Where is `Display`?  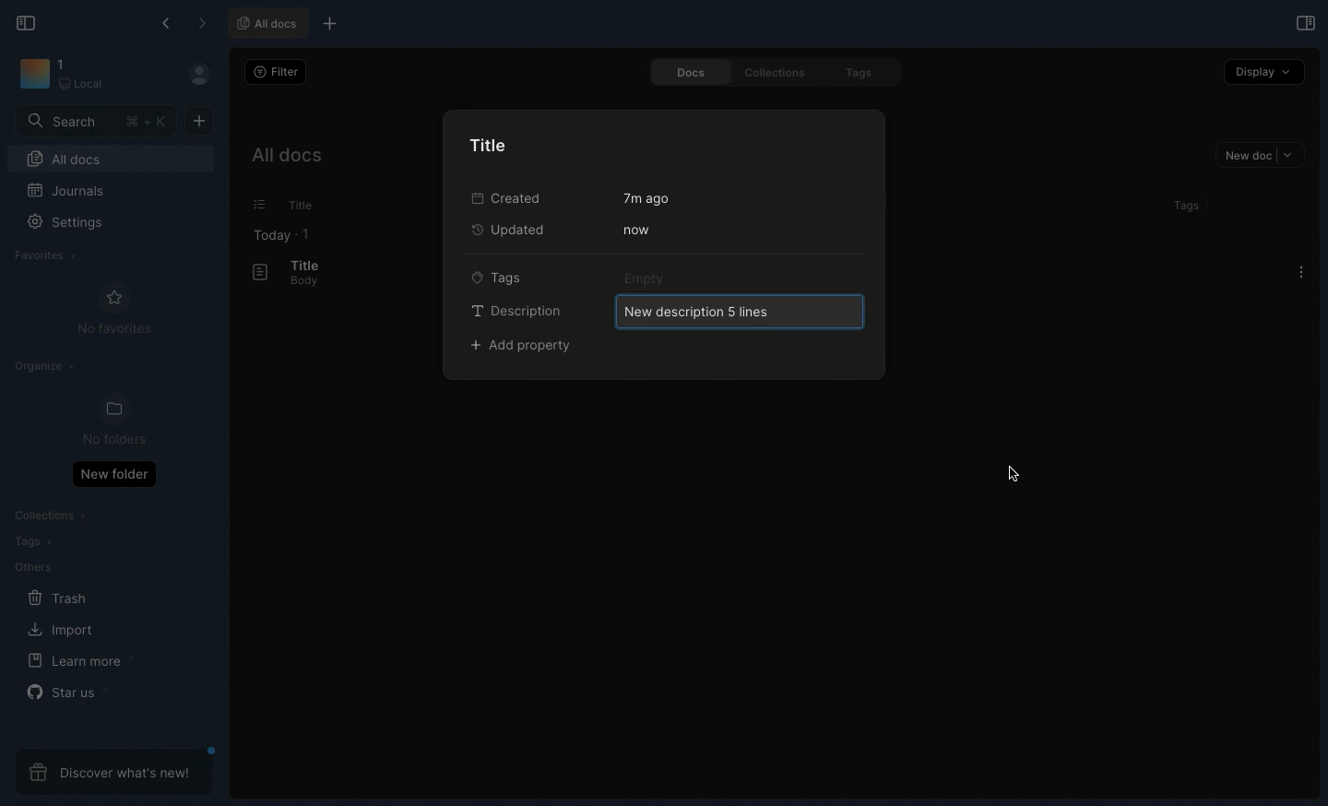
Display is located at coordinates (1264, 71).